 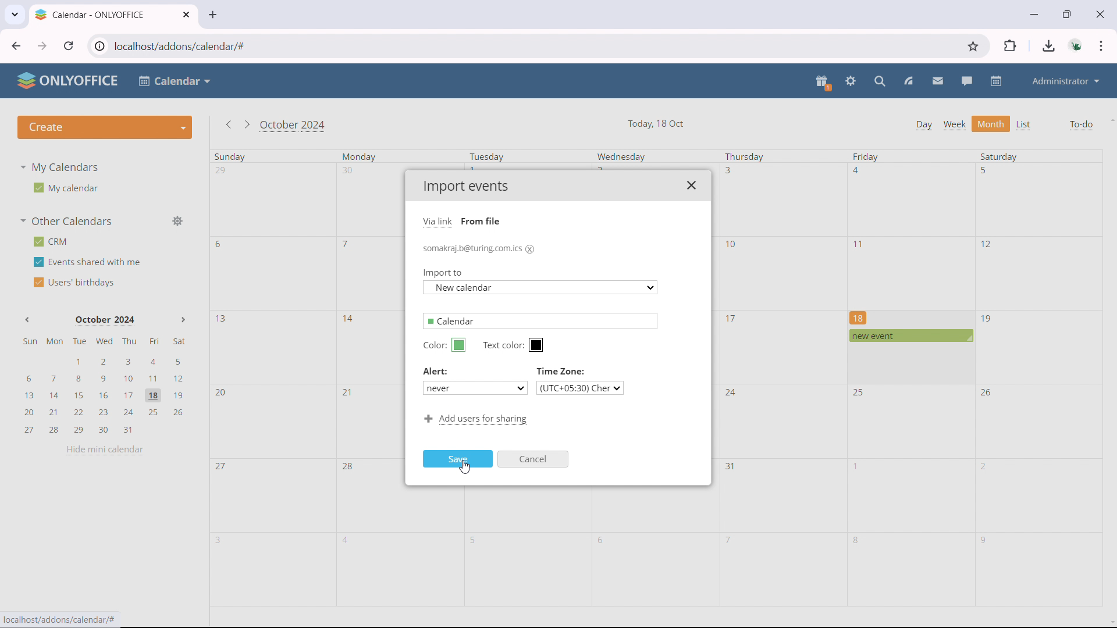 I want to click on New calendar, so click(x=543, y=290).